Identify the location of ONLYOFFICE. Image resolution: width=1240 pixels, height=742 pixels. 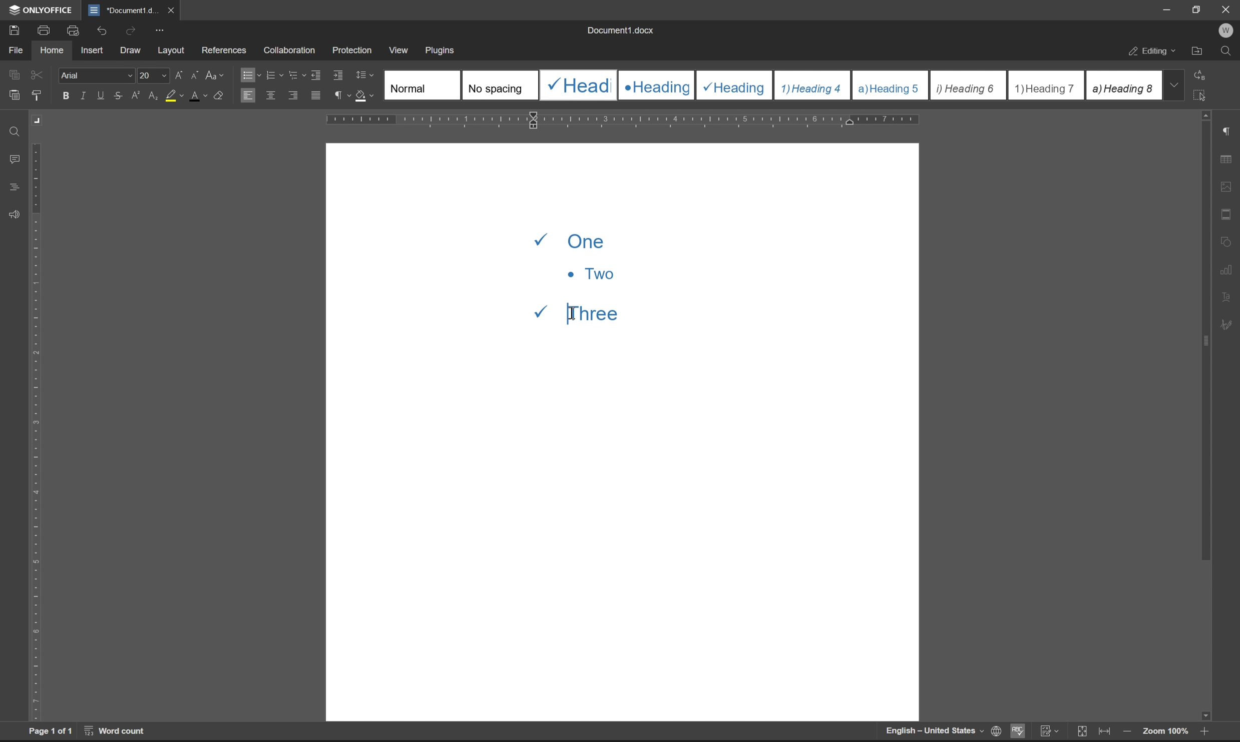
(42, 10).